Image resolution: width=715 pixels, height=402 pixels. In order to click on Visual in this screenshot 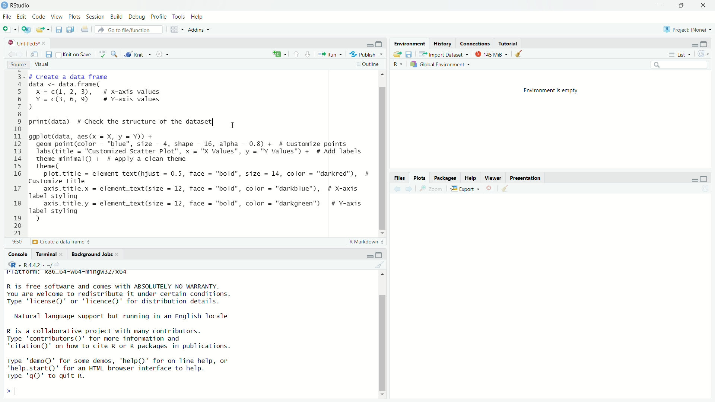, I will do `click(40, 65)`.